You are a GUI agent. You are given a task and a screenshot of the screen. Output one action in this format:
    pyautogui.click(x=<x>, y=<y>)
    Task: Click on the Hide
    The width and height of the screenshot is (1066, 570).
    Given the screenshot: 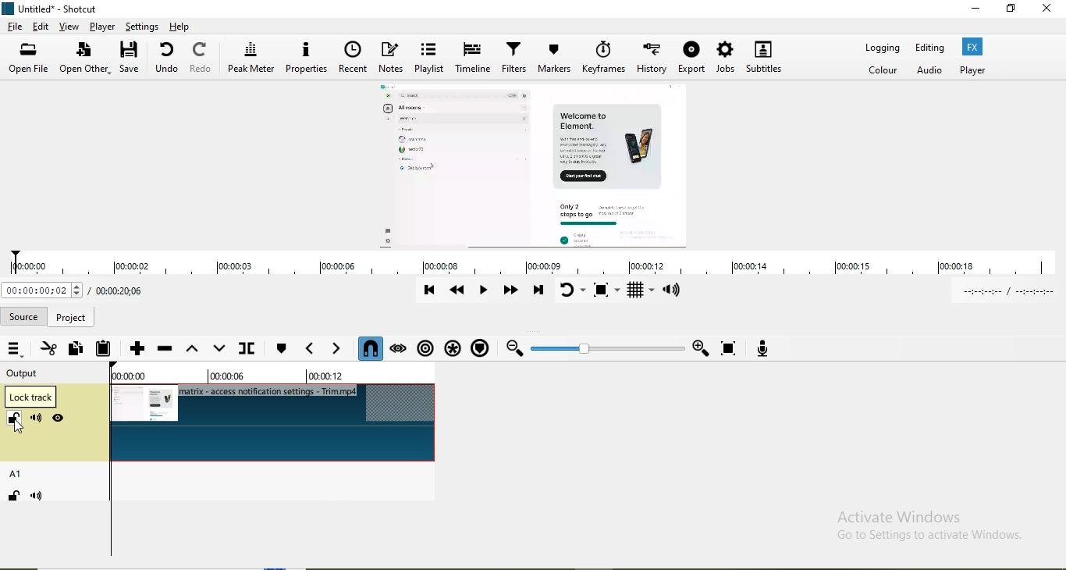 What is the action you would take?
    pyautogui.click(x=60, y=419)
    